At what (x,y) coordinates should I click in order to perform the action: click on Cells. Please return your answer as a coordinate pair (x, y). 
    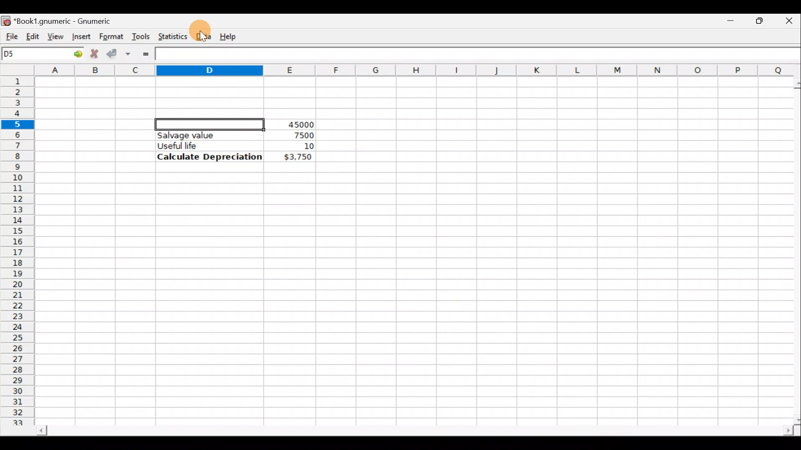
    Looking at the image, I should click on (593, 253).